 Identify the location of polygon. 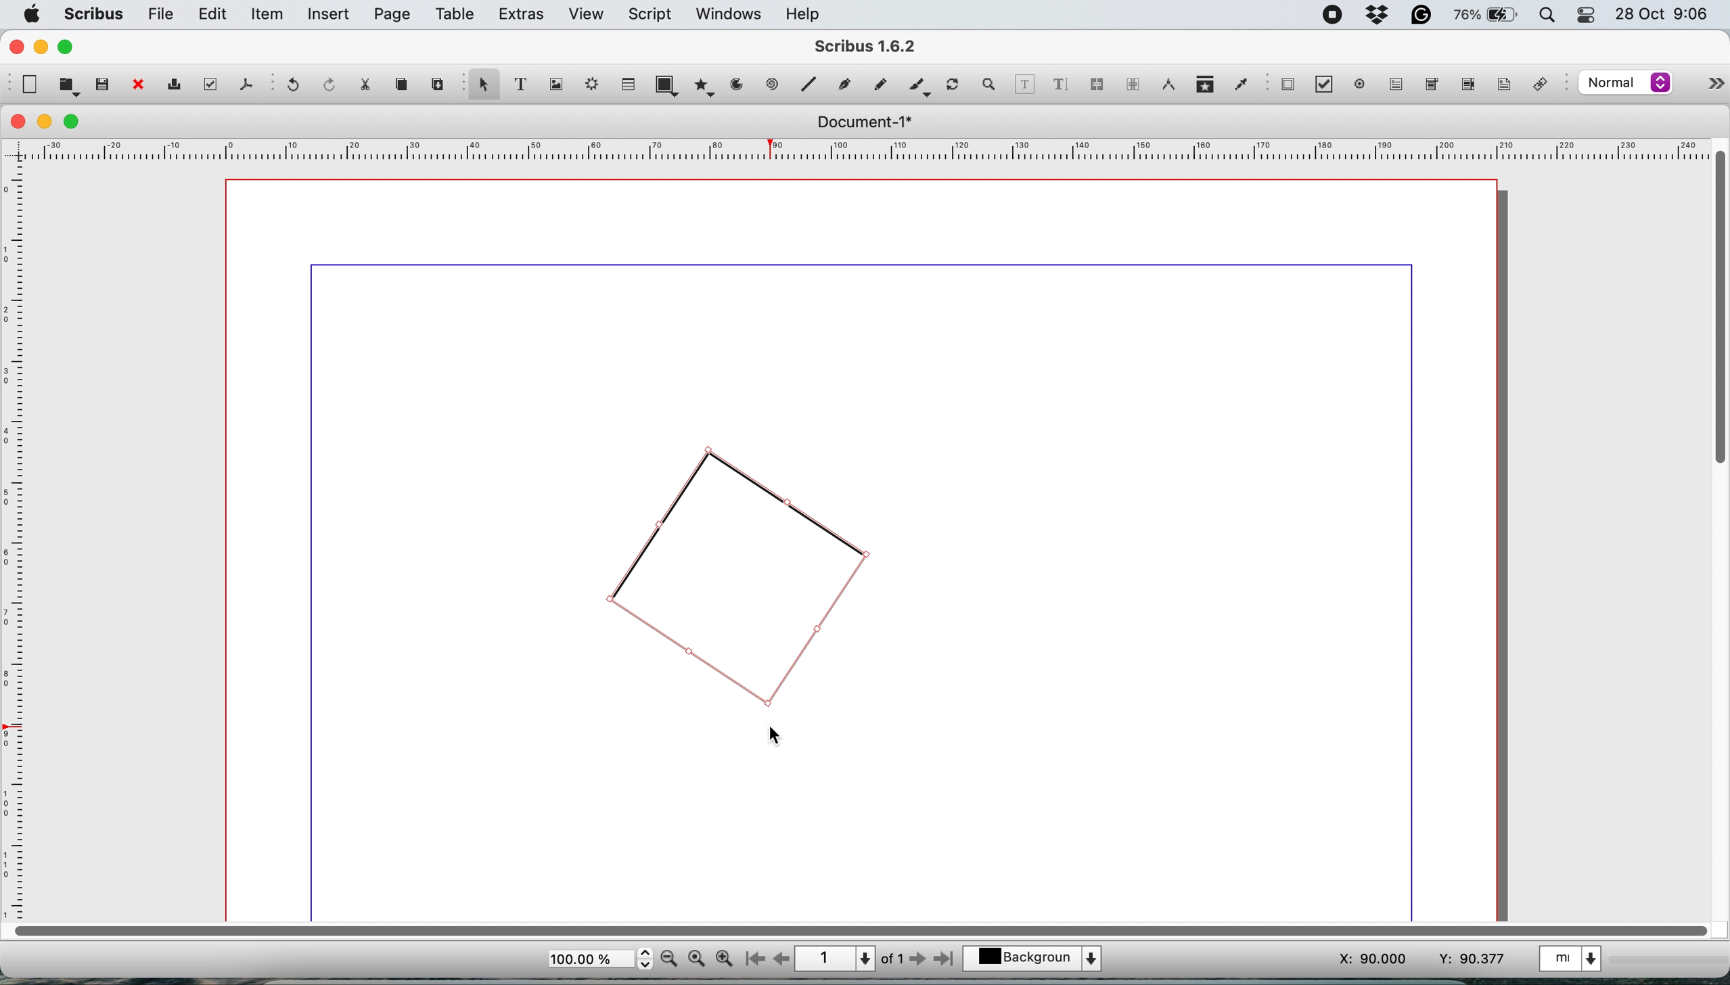
(703, 89).